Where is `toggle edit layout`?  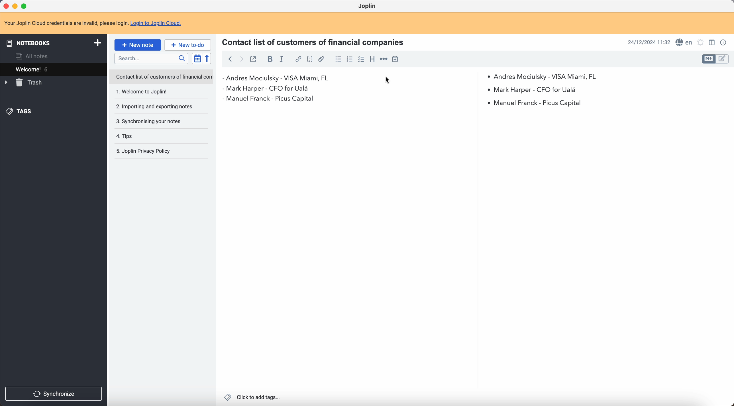
toggle edit layout is located at coordinates (711, 42).